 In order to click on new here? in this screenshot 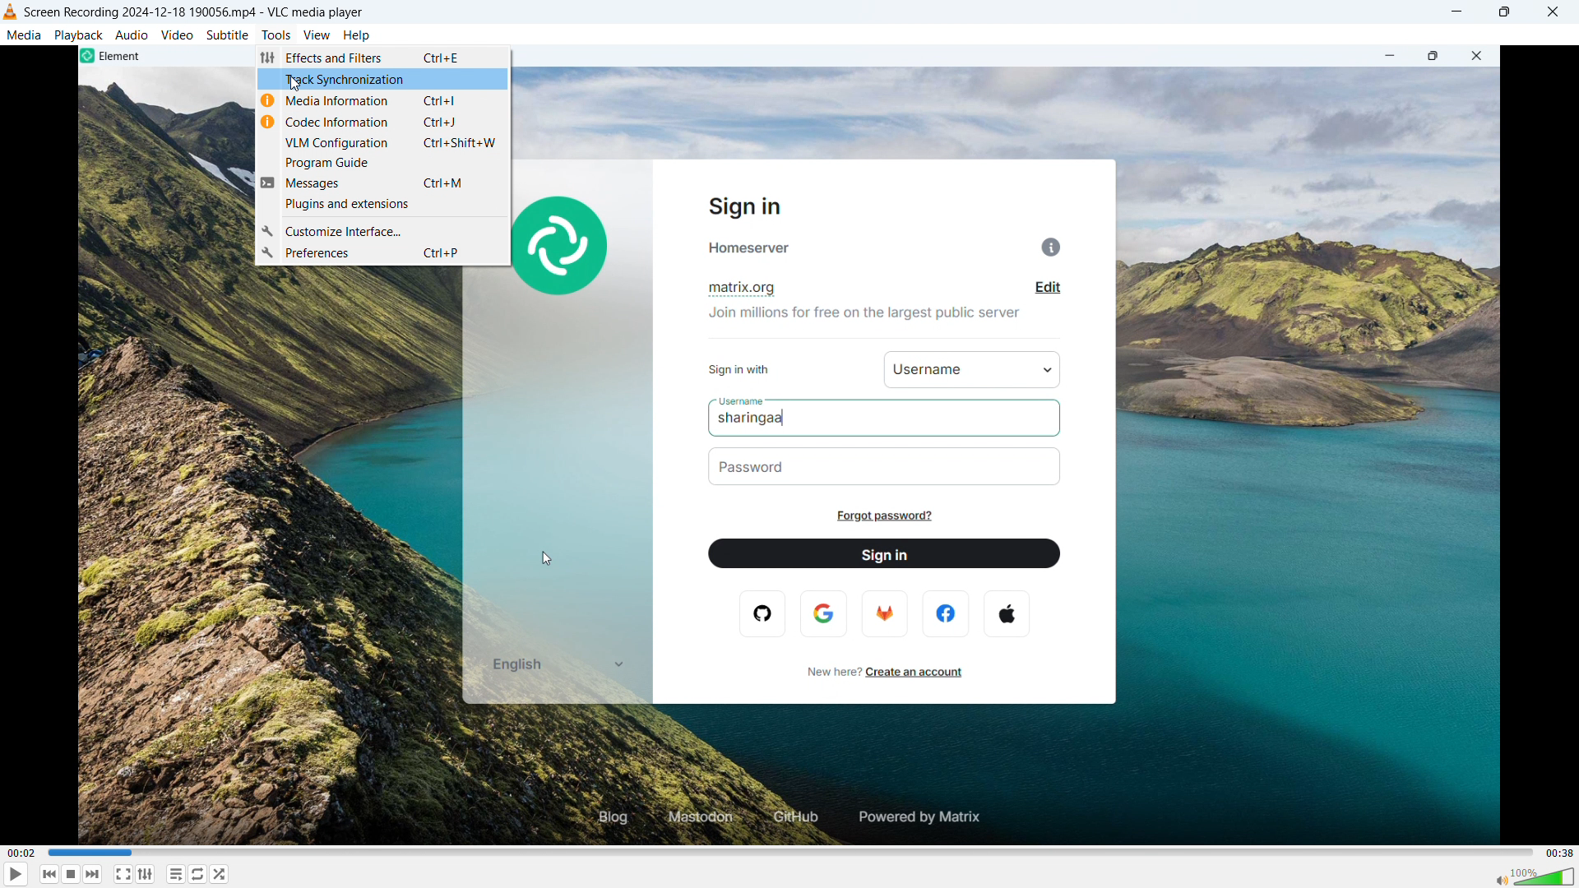, I will do `click(831, 670)`.